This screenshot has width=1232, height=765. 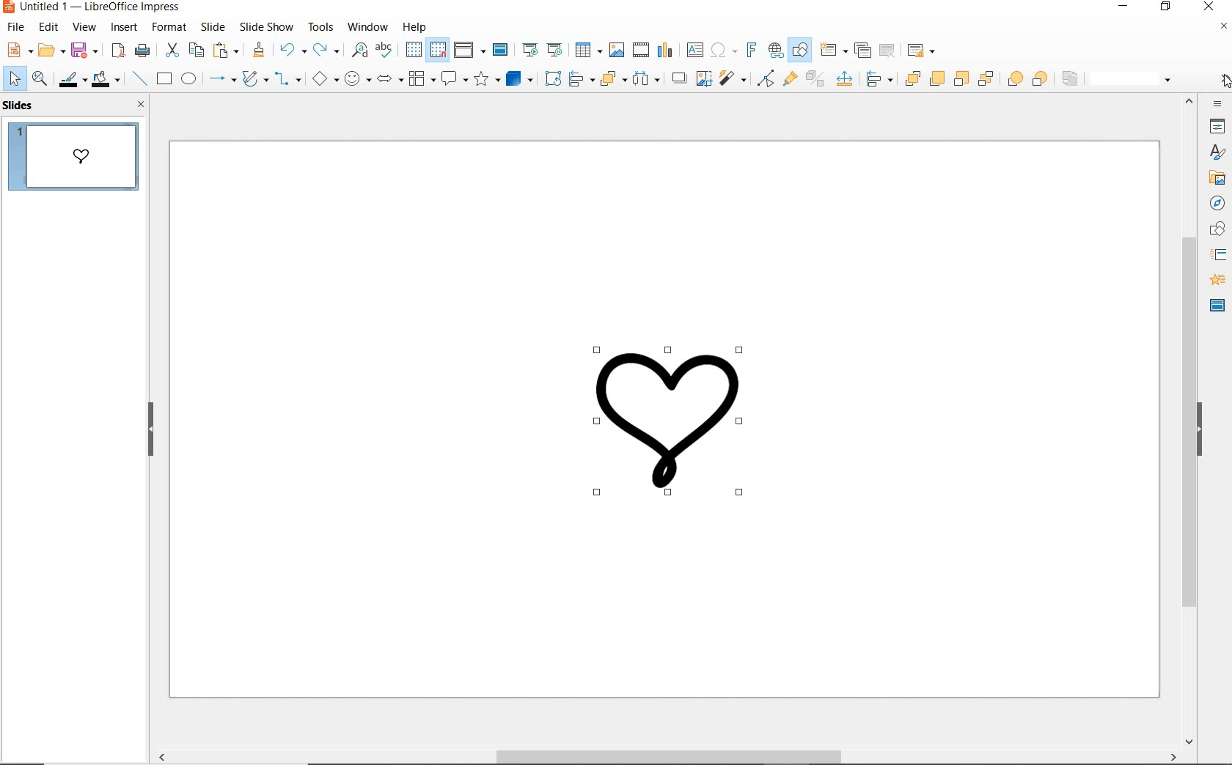 What do you see at coordinates (21, 106) in the screenshot?
I see `SLIDES` at bounding box center [21, 106].